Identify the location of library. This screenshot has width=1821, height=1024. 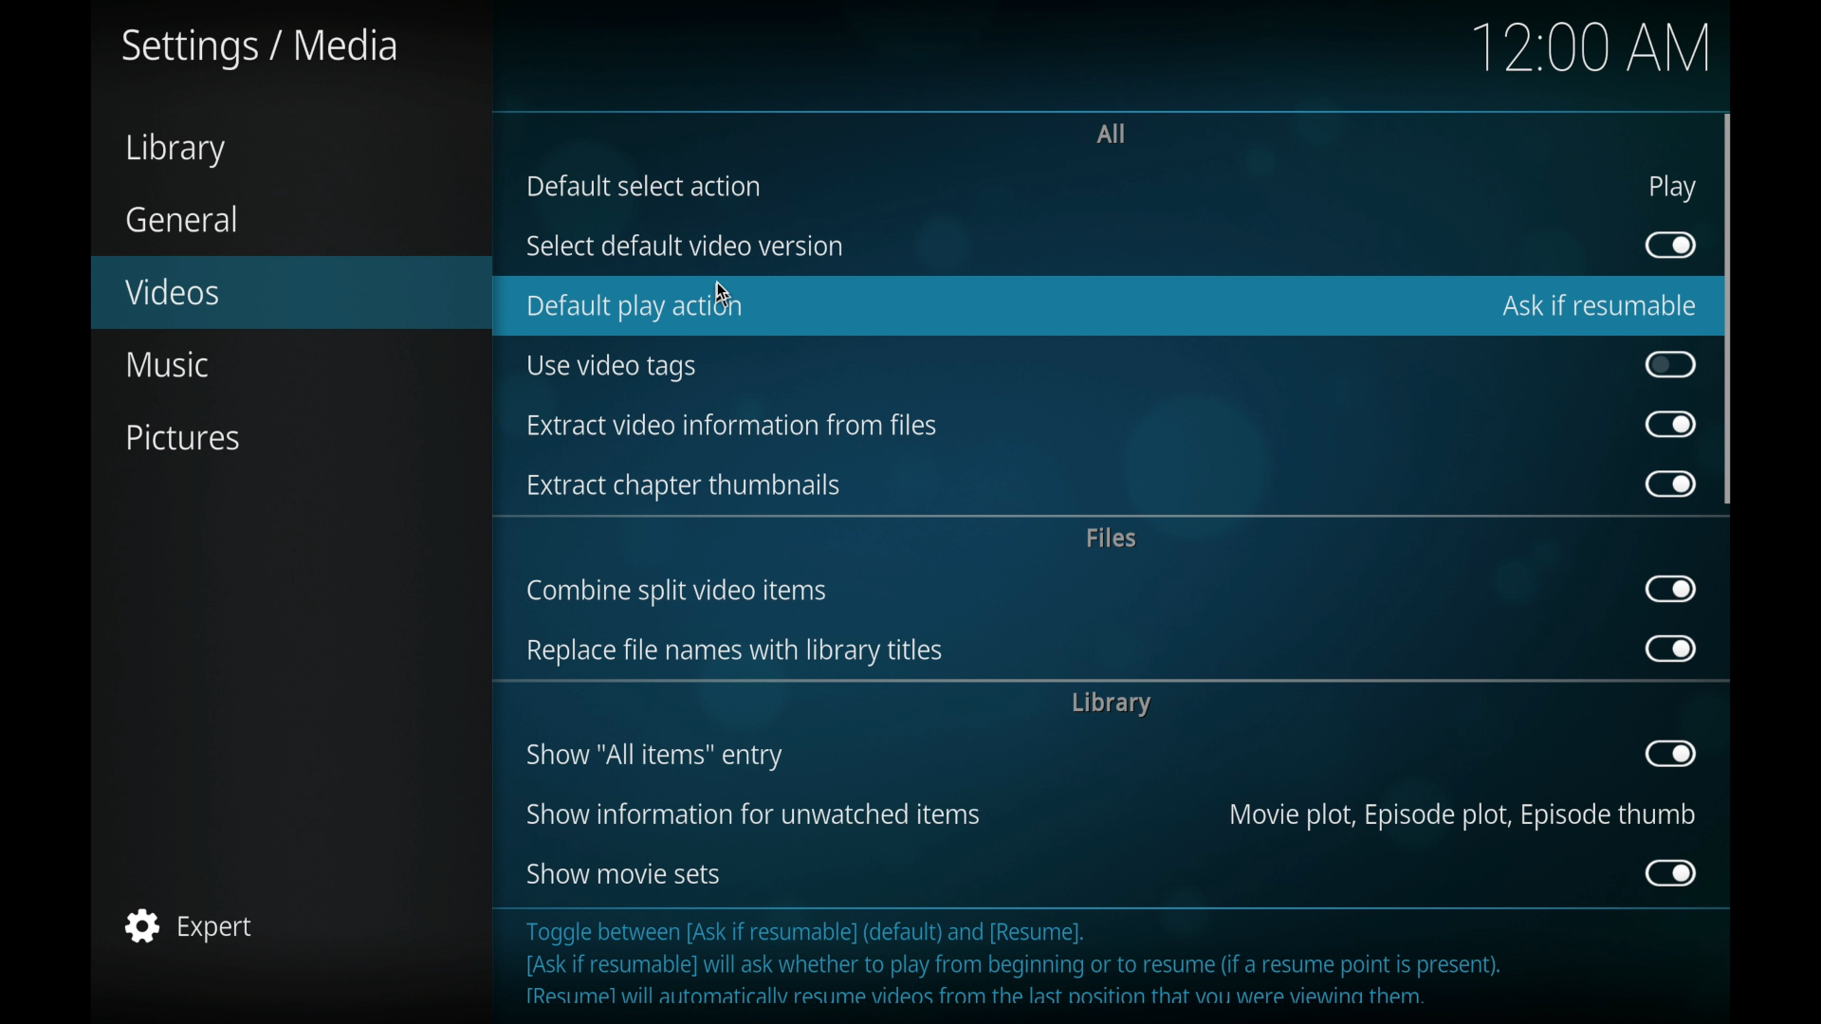
(175, 150).